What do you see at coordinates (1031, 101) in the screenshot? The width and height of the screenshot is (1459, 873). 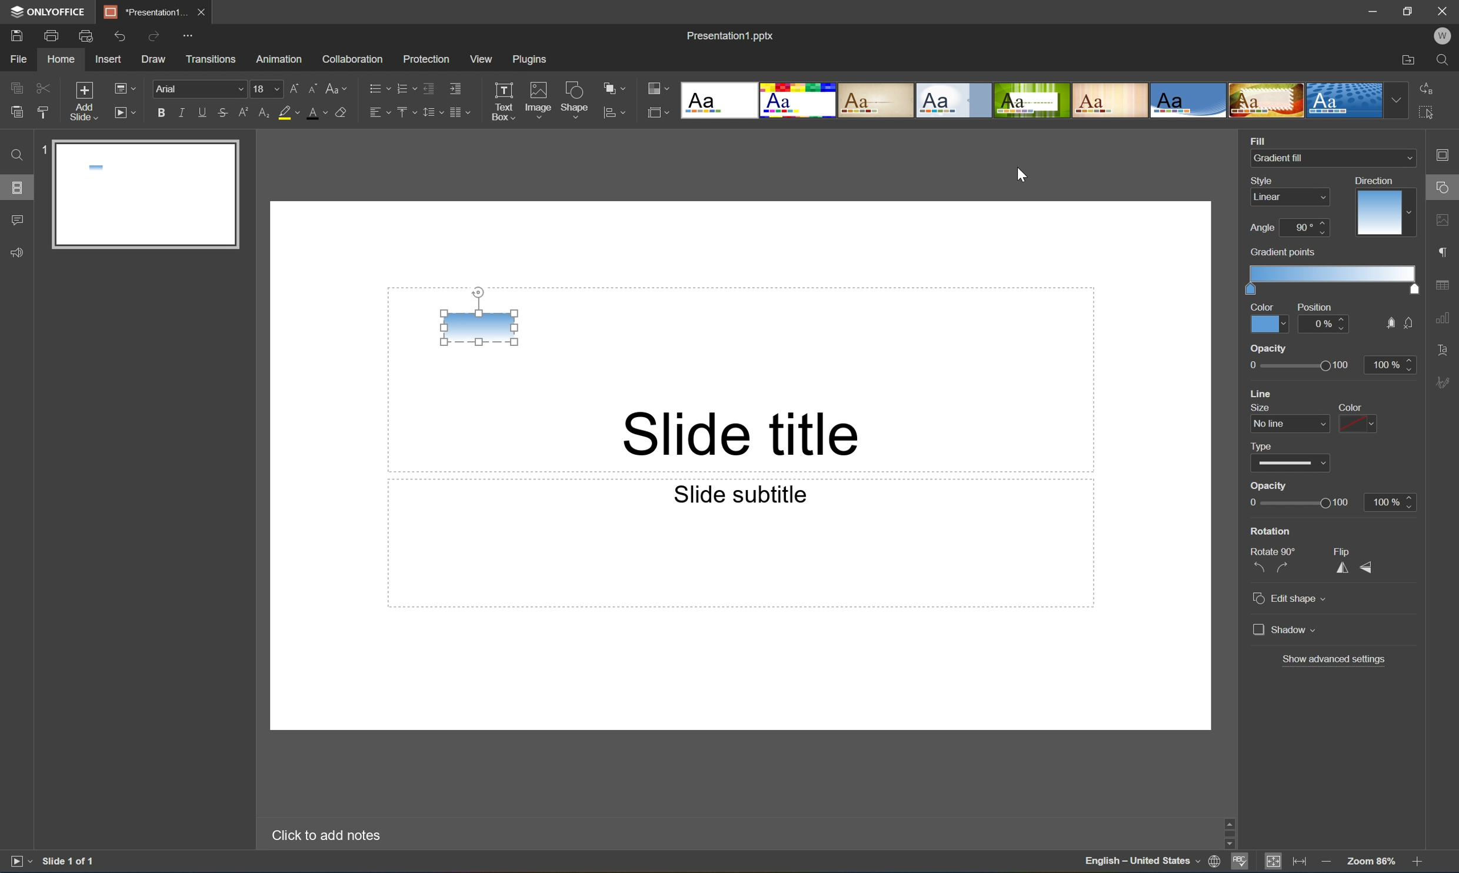 I see `Type of slides` at bounding box center [1031, 101].